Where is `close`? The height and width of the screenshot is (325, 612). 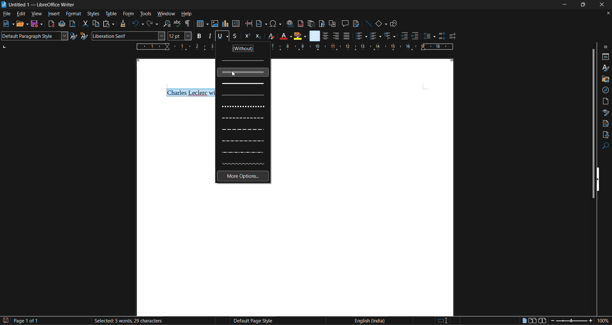
close is located at coordinates (602, 5).